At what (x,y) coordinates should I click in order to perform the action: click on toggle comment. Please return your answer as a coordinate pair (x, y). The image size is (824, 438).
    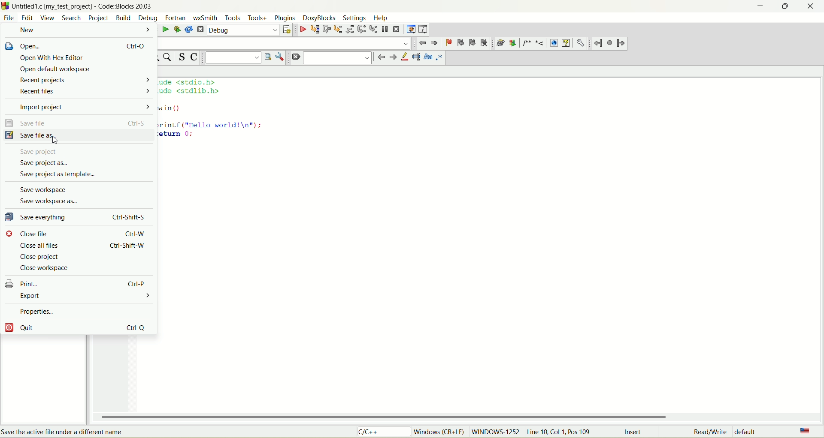
    Looking at the image, I should click on (194, 58).